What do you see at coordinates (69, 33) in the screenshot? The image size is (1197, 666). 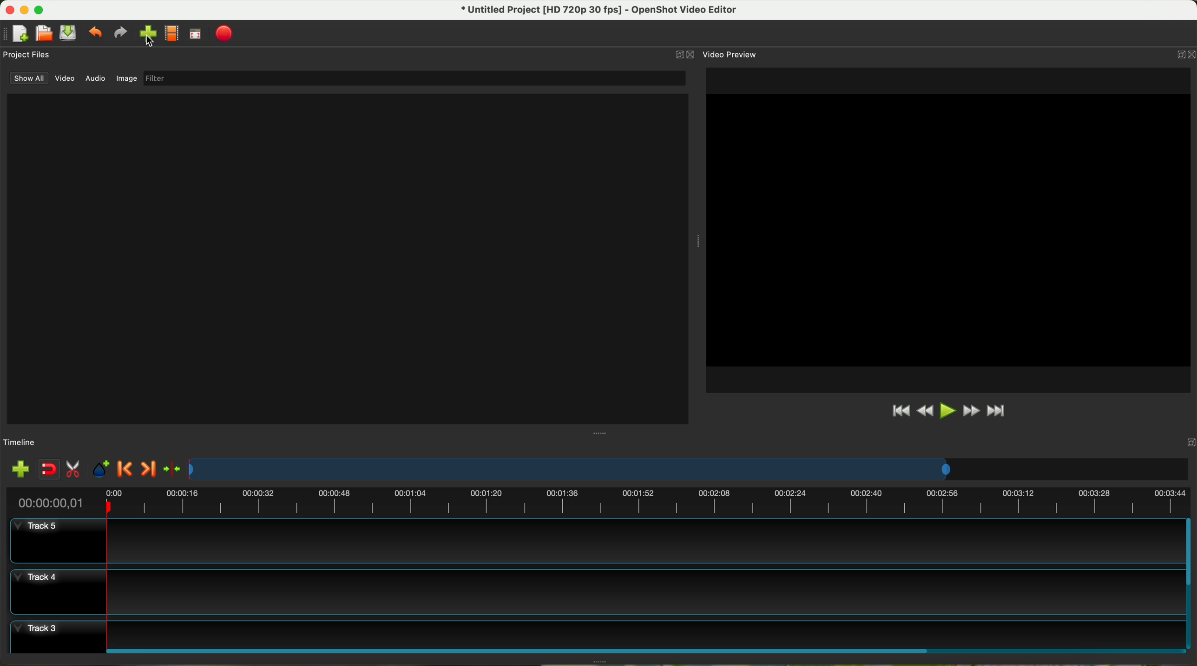 I see `save project` at bounding box center [69, 33].